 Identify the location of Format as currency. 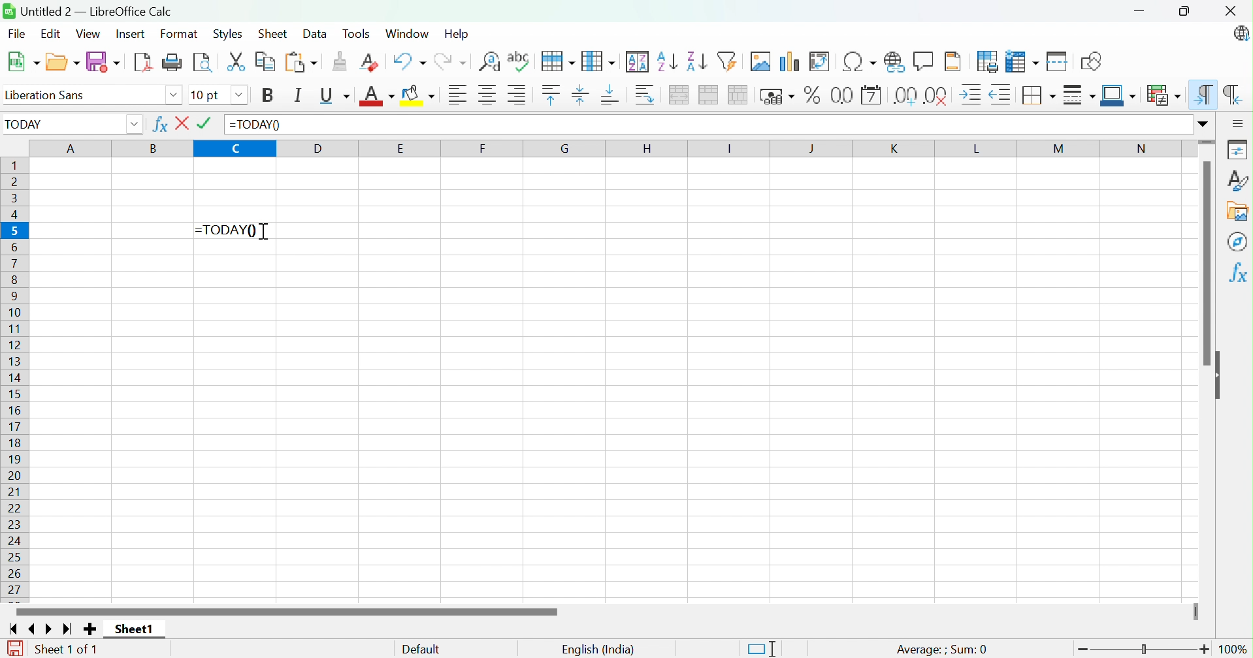
(779, 97).